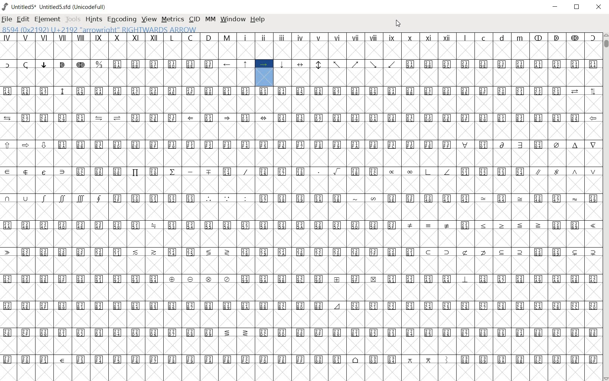 The width and height of the screenshot is (609, 381). What do you see at coordinates (233, 20) in the screenshot?
I see `WINDOW` at bounding box center [233, 20].